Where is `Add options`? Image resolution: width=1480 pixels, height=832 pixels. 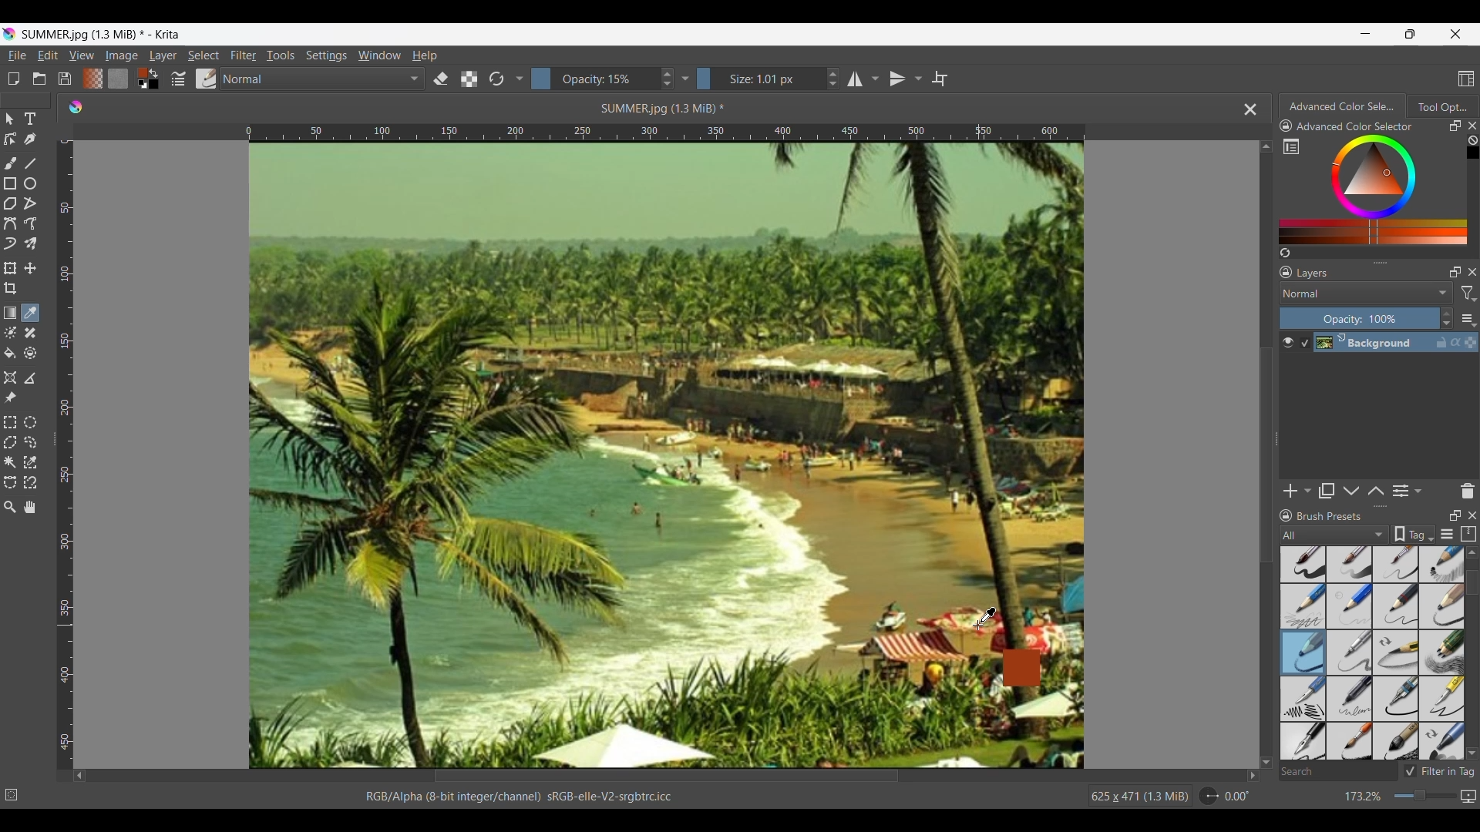
Add options is located at coordinates (1307, 491).